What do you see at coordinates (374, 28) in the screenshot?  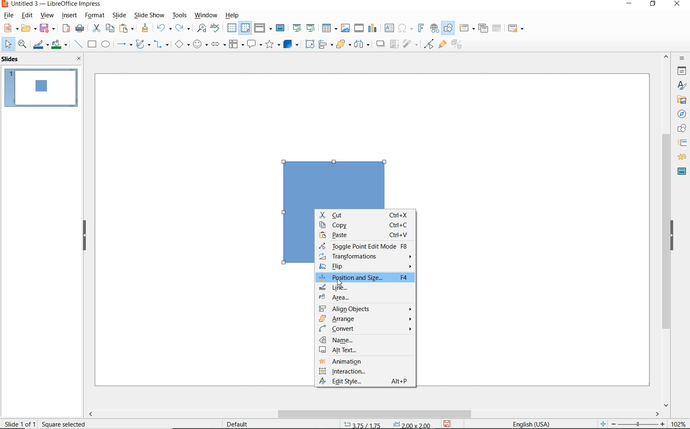 I see `insert chart` at bounding box center [374, 28].